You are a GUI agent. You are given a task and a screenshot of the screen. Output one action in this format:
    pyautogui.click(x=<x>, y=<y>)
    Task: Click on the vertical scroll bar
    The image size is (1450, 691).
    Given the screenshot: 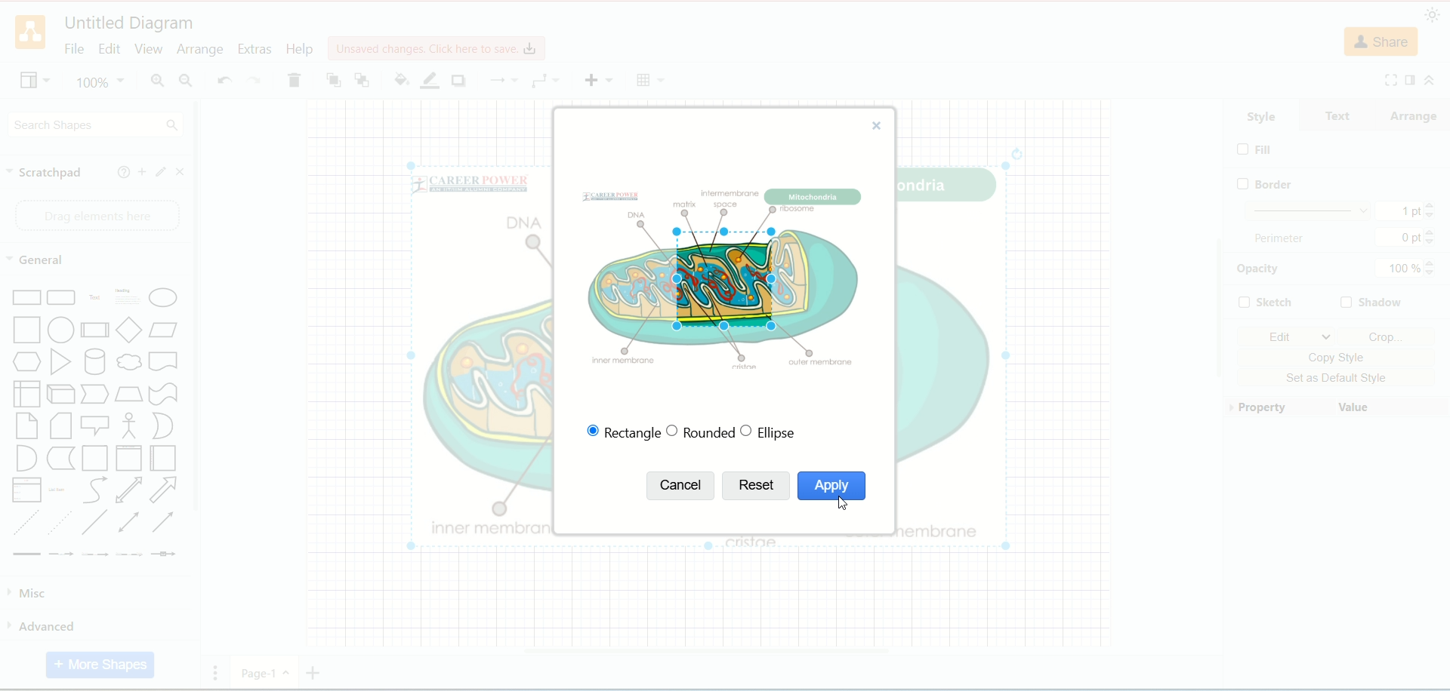 What is the action you would take?
    pyautogui.click(x=200, y=393)
    